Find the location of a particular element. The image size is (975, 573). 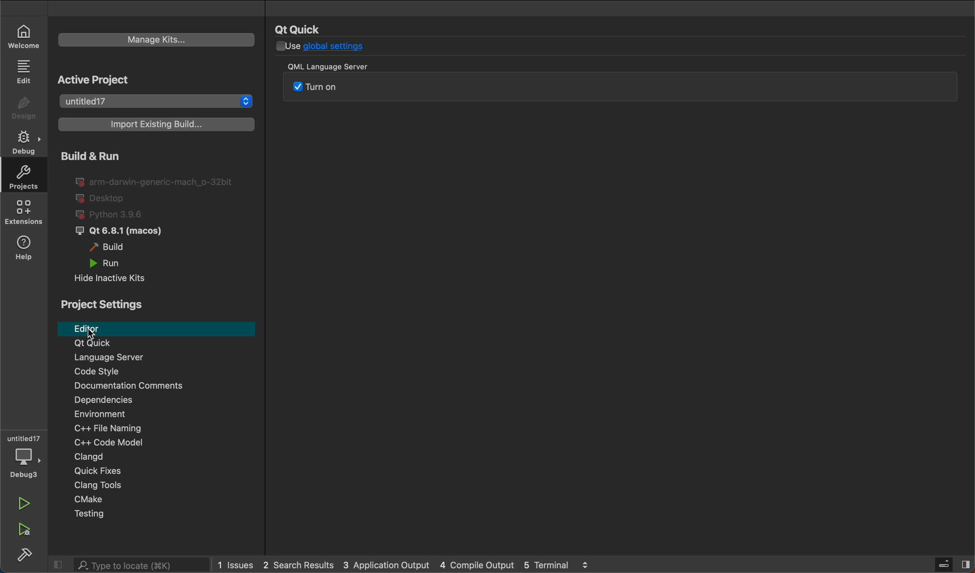

search is located at coordinates (129, 564).